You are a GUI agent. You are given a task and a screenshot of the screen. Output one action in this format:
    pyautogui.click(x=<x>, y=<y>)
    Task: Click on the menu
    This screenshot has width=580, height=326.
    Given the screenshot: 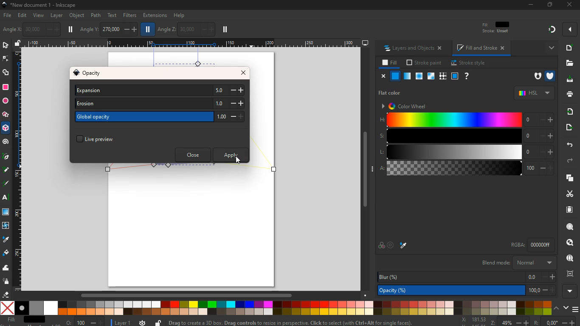 What is the action you would take?
    pyautogui.click(x=575, y=307)
    